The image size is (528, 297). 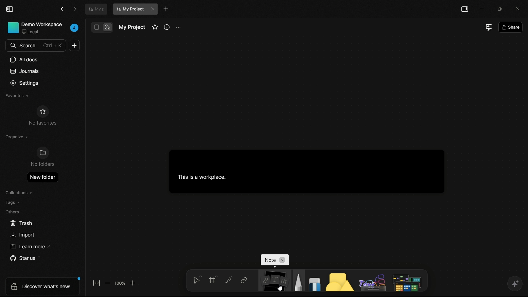 I want to click on new folder, so click(x=42, y=176).